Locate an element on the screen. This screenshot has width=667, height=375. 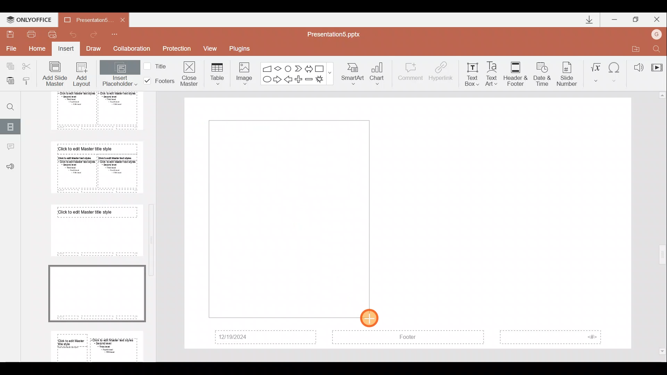
Title is located at coordinates (157, 66).